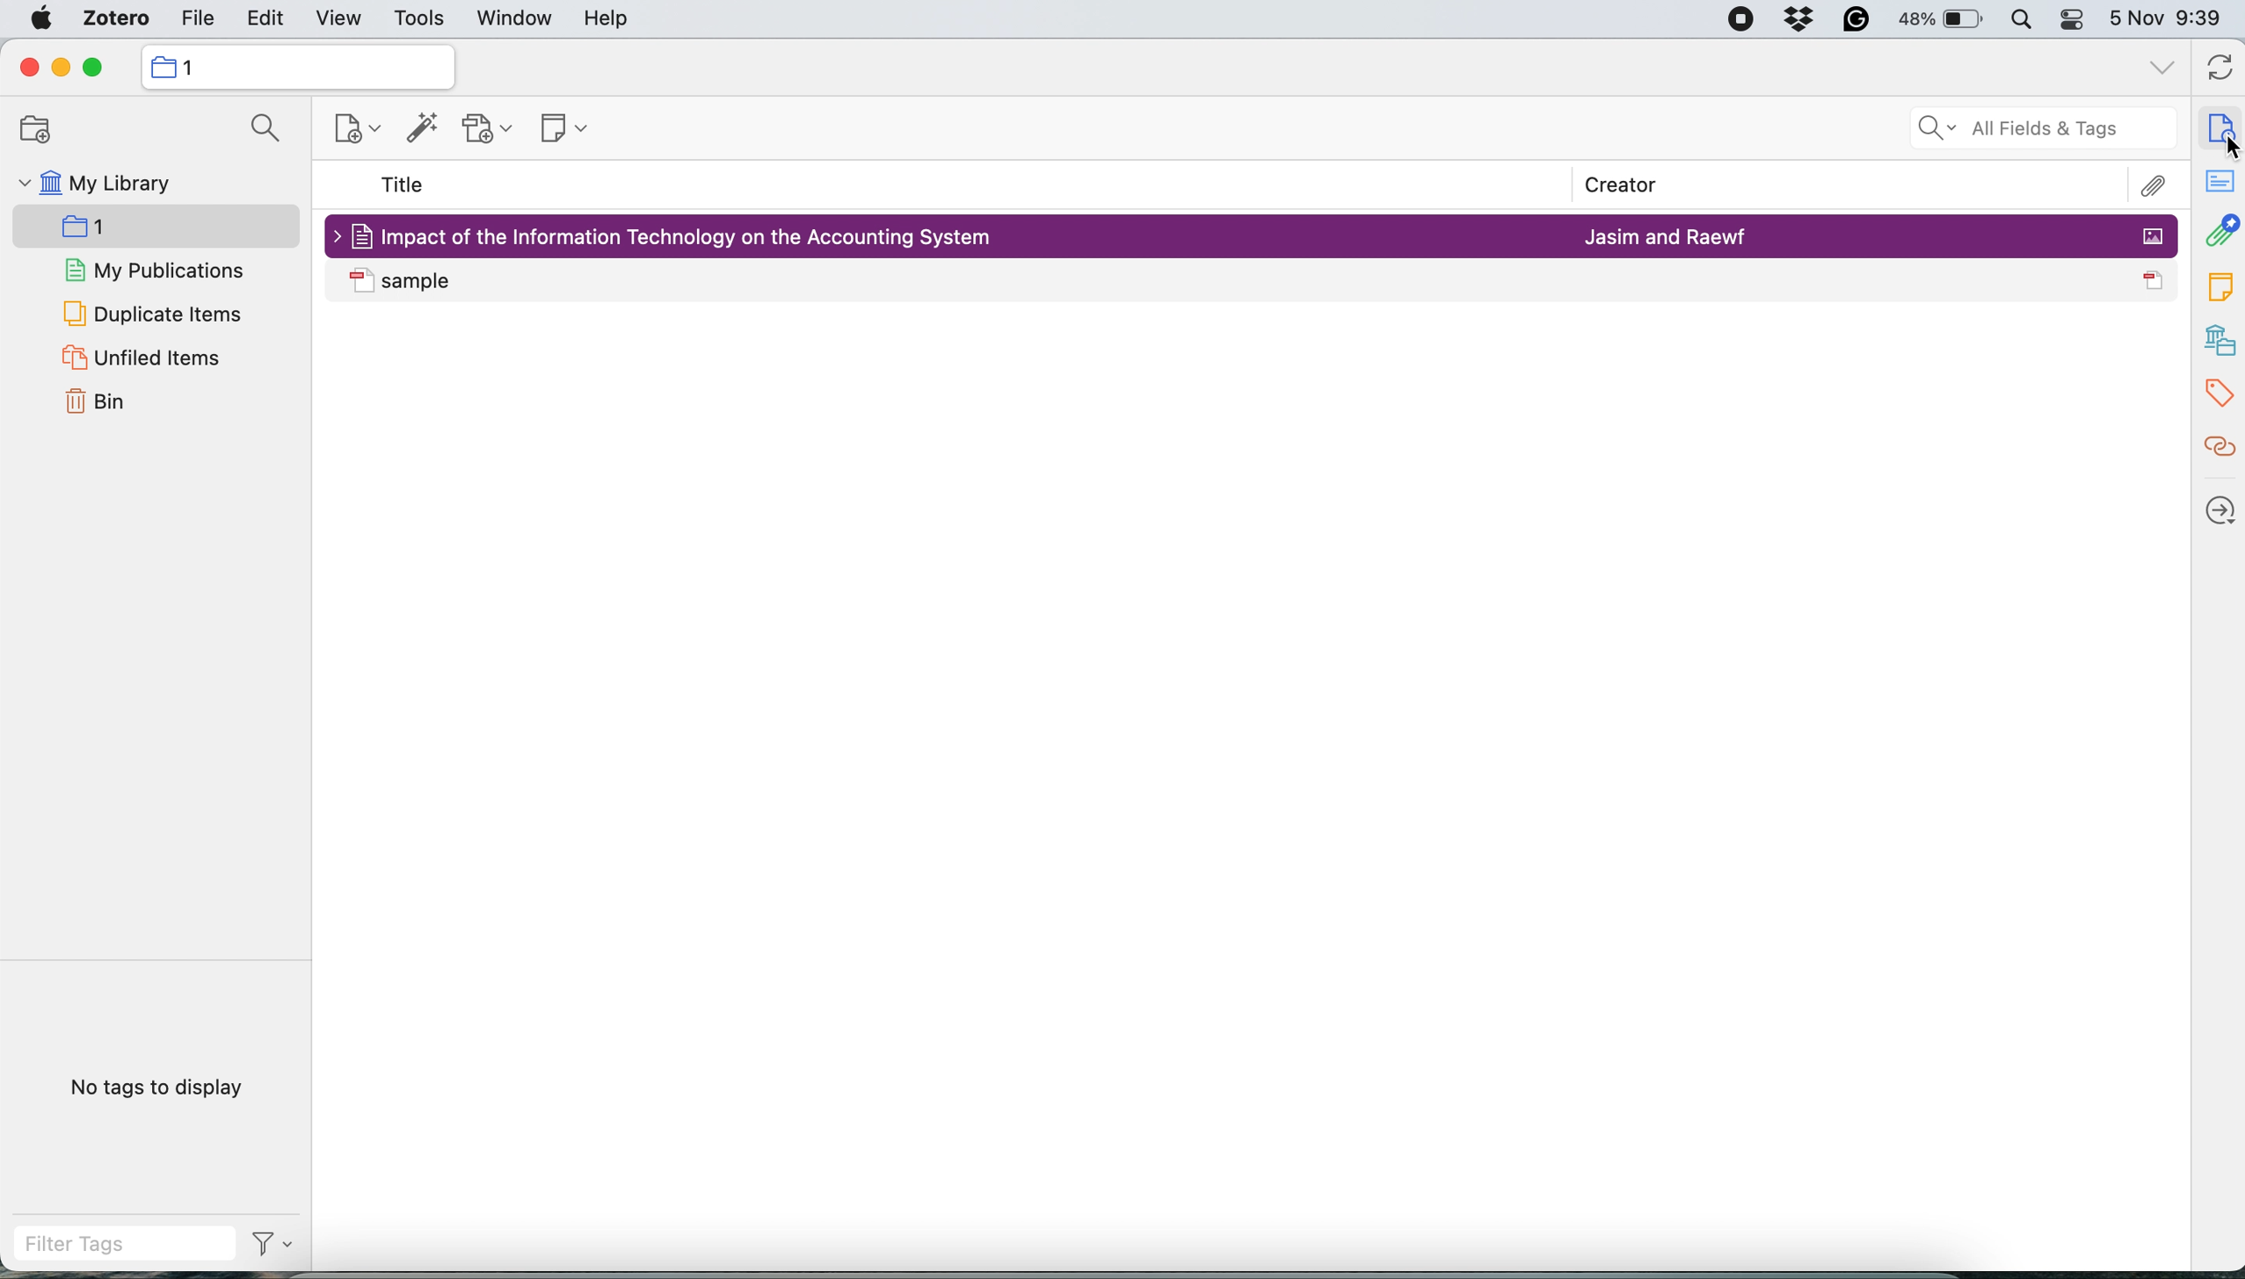  What do you see at coordinates (2162, 73) in the screenshot?
I see `list all tabs` at bounding box center [2162, 73].